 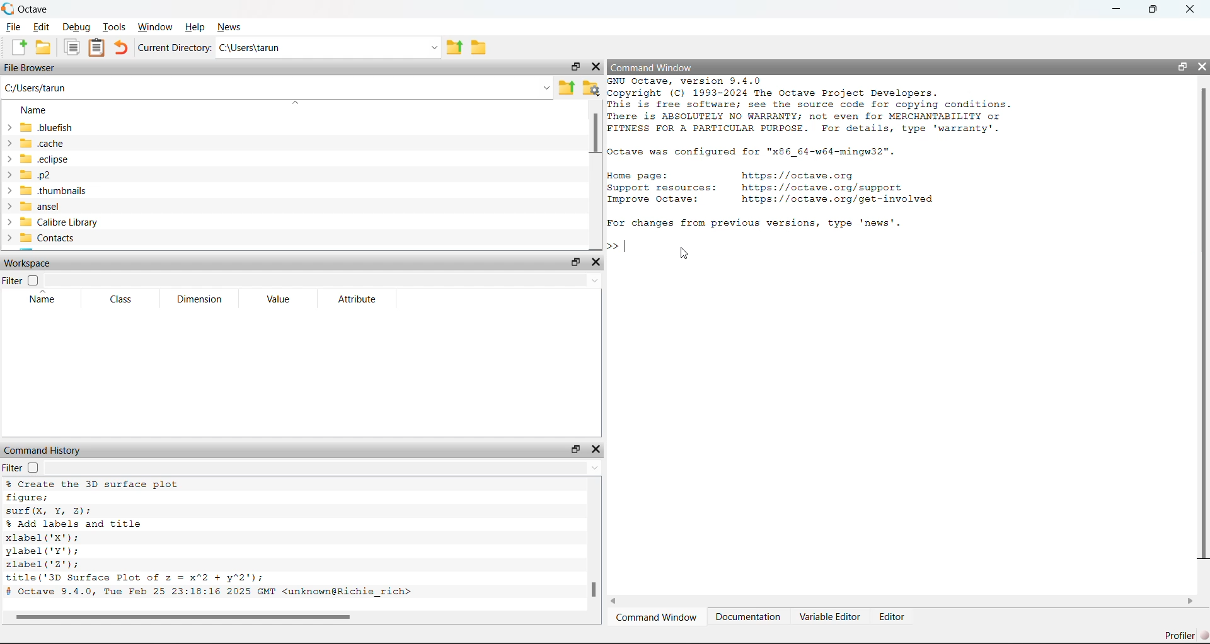 What do you see at coordinates (756, 222) in the screenshot?
I see `For changes from previous versions, type 'news'.` at bounding box center [756, 222].